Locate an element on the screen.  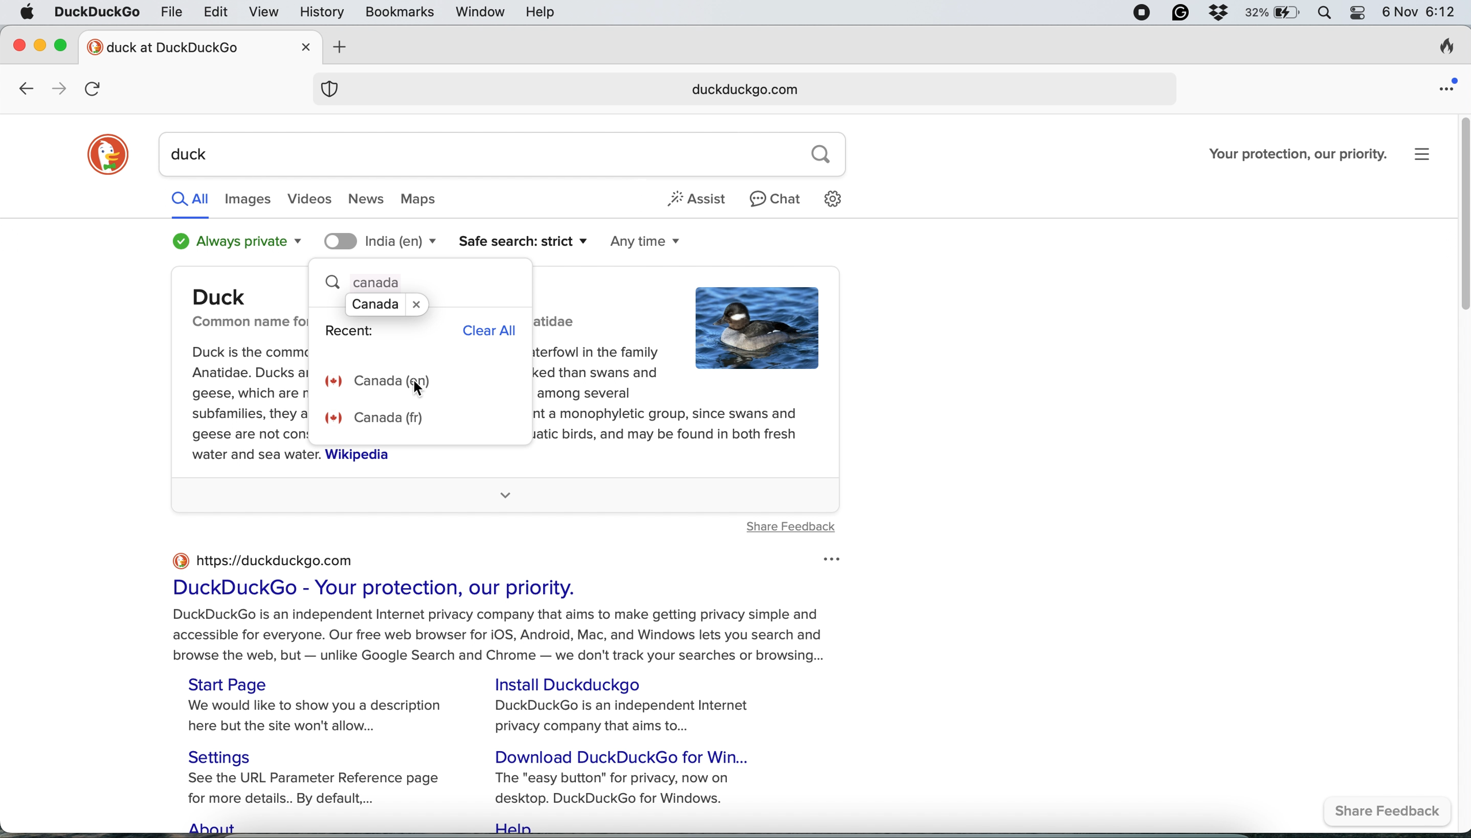
canada french is located at coordinates (384, 419).